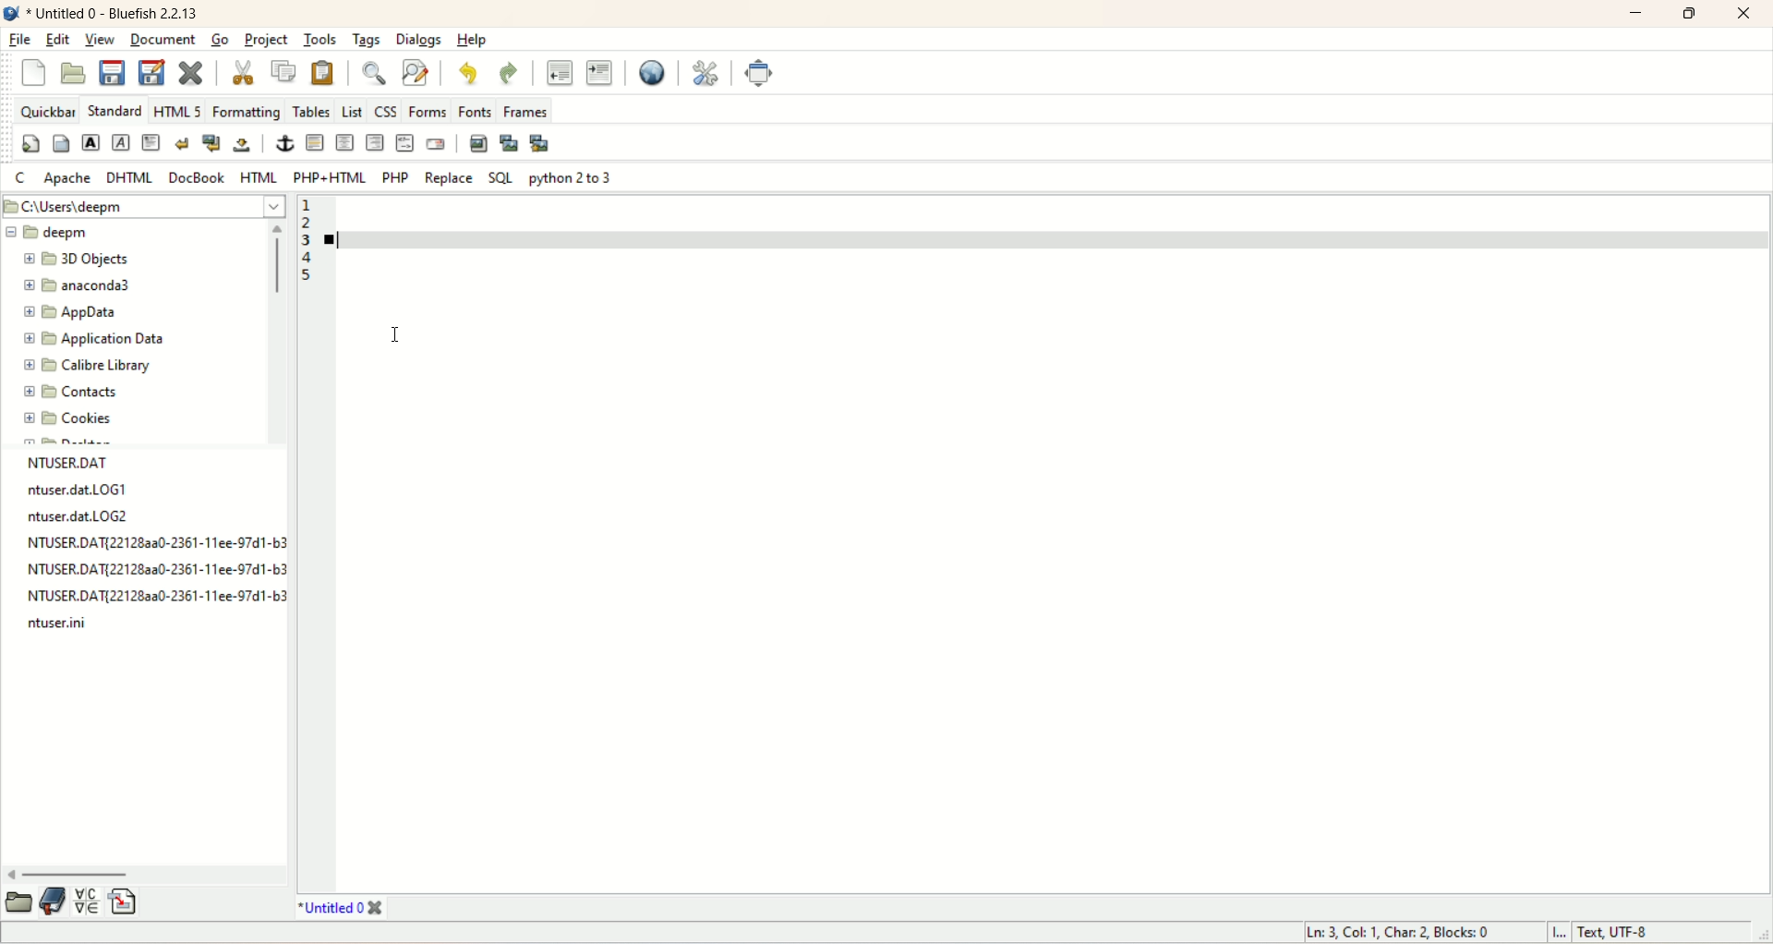  Describe the element at coordinates (73, 74) in the screenshot. I see `open file` at that location.